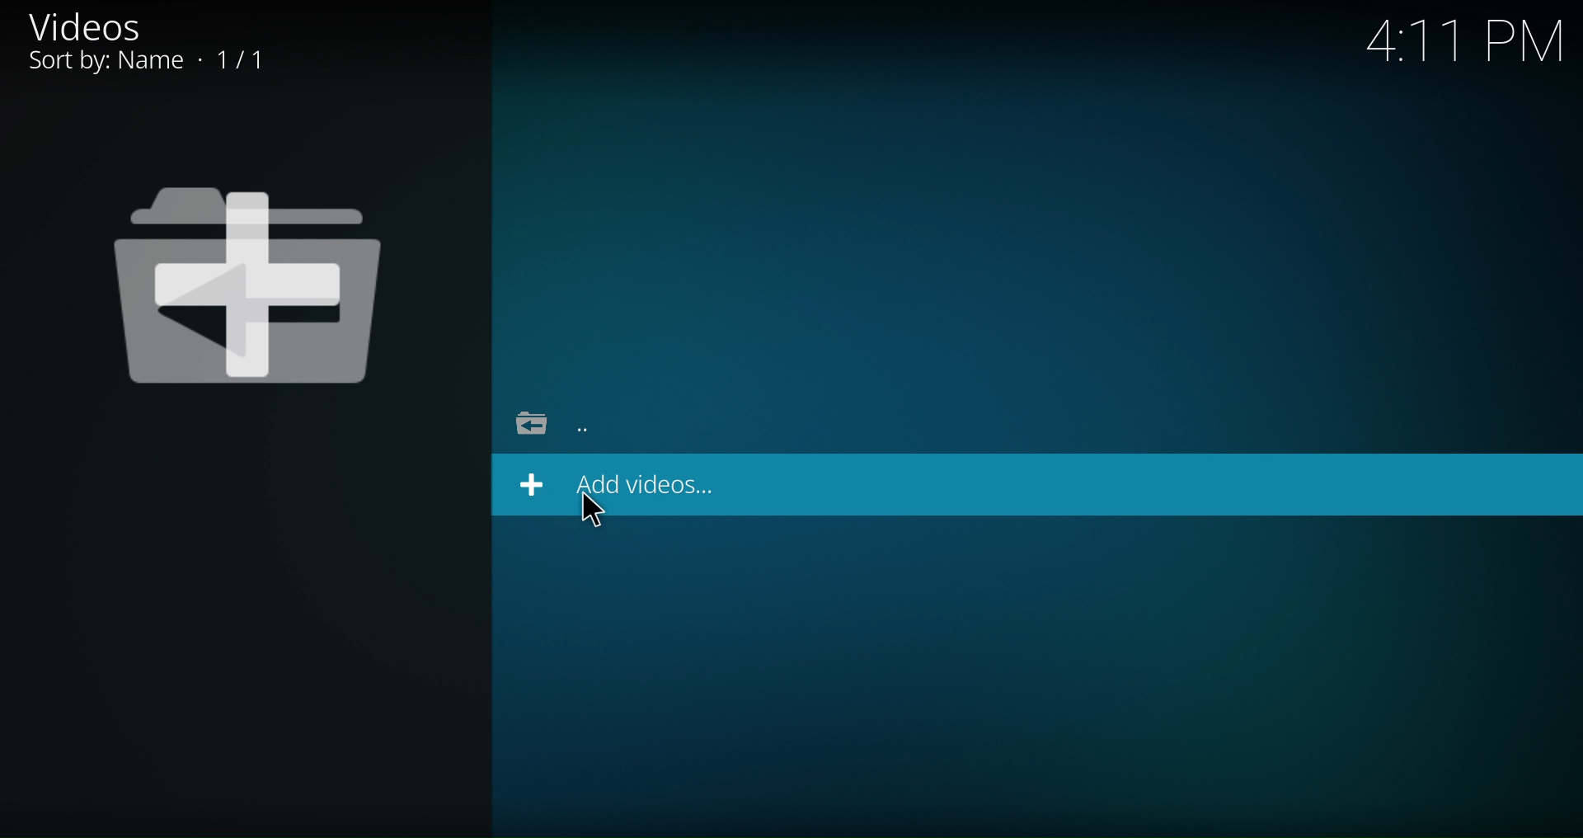  What do you see at coordinates (251, 282) in the screenshot?
I see `Logo` at bounding box center [251, 282].